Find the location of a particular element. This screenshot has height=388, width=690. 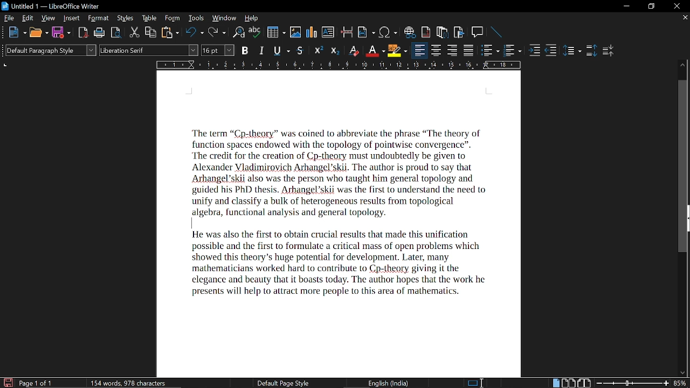

Move up is located at coordinates (684, 64).